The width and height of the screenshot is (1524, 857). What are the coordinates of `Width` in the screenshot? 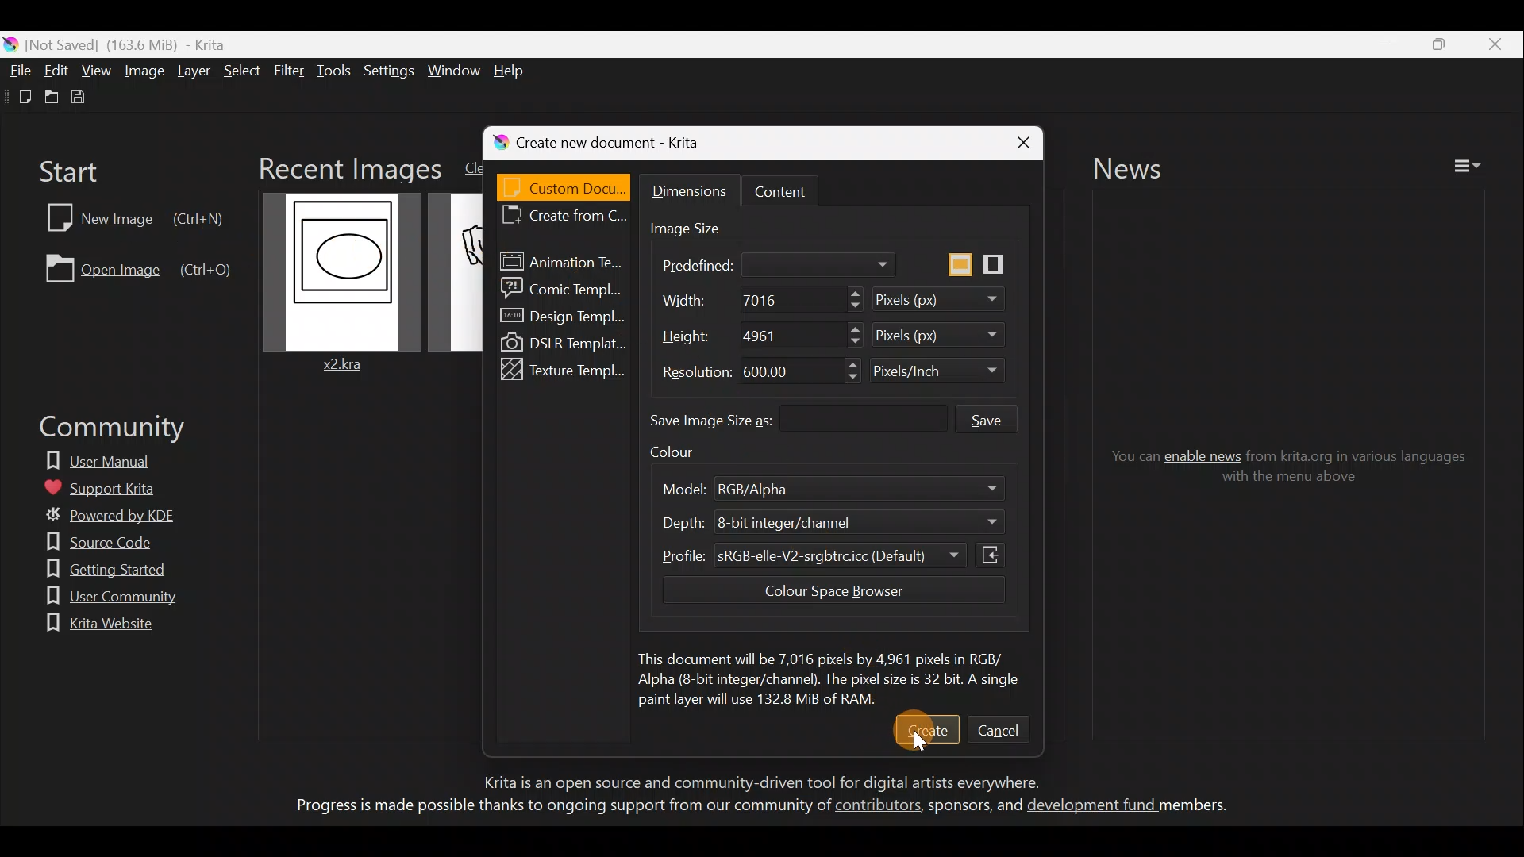 It's located at (681, 302).